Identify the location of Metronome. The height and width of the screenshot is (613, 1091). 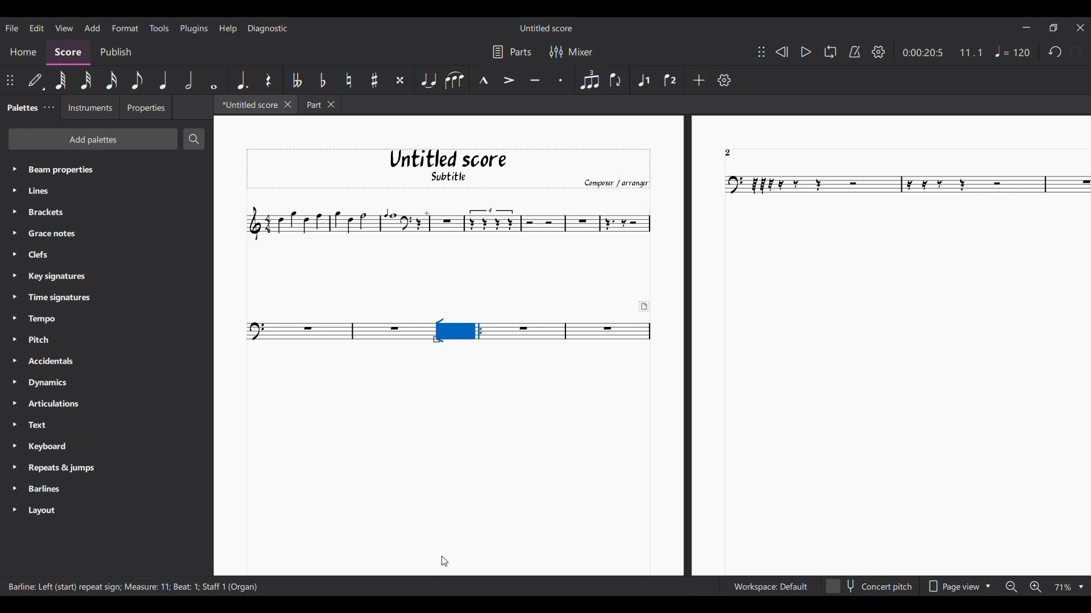
(855, 52).